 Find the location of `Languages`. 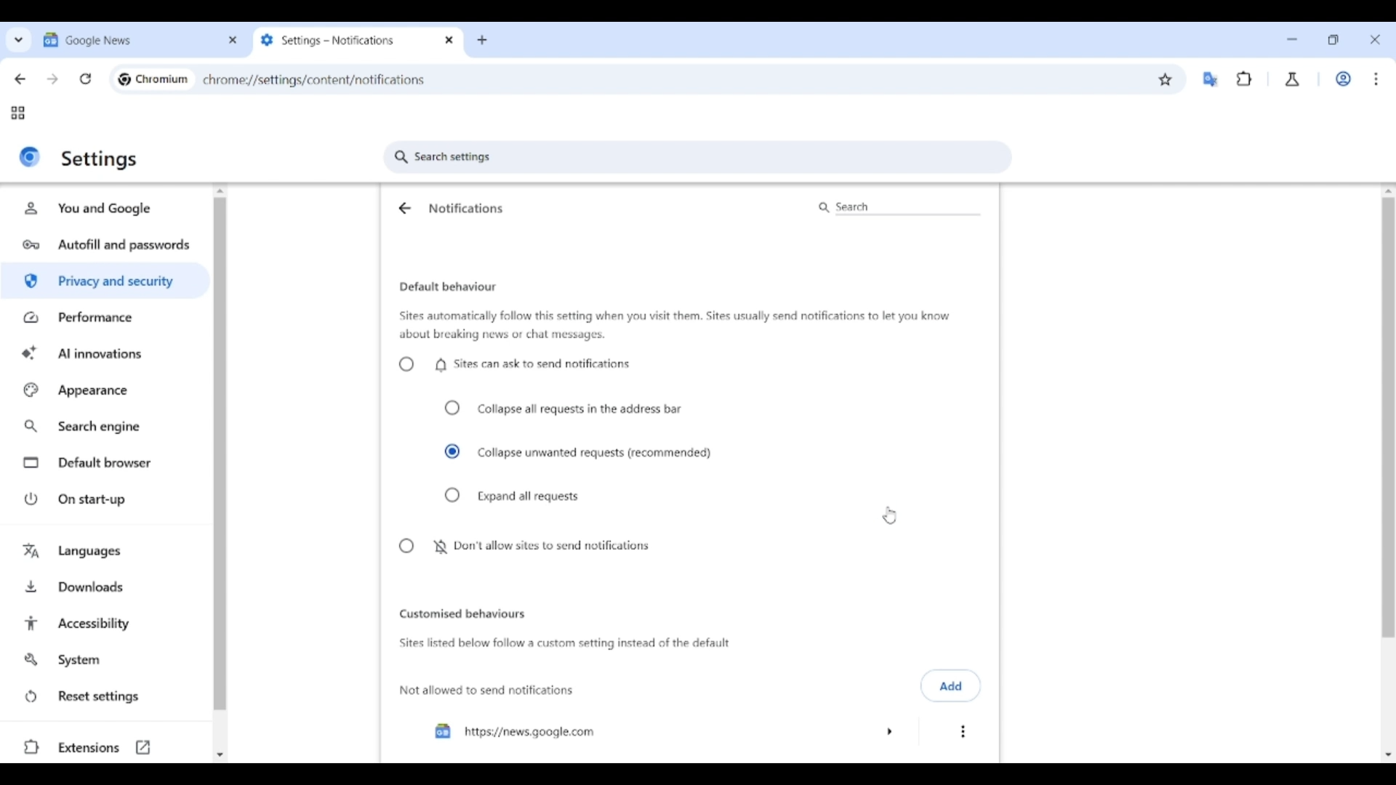

Languages is located at coordinates (107, 552).